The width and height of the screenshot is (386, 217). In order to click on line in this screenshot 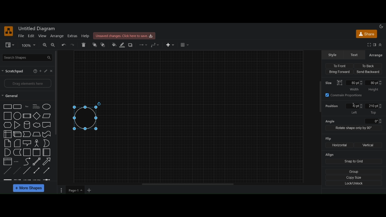, I will do `click(27, 170)`.